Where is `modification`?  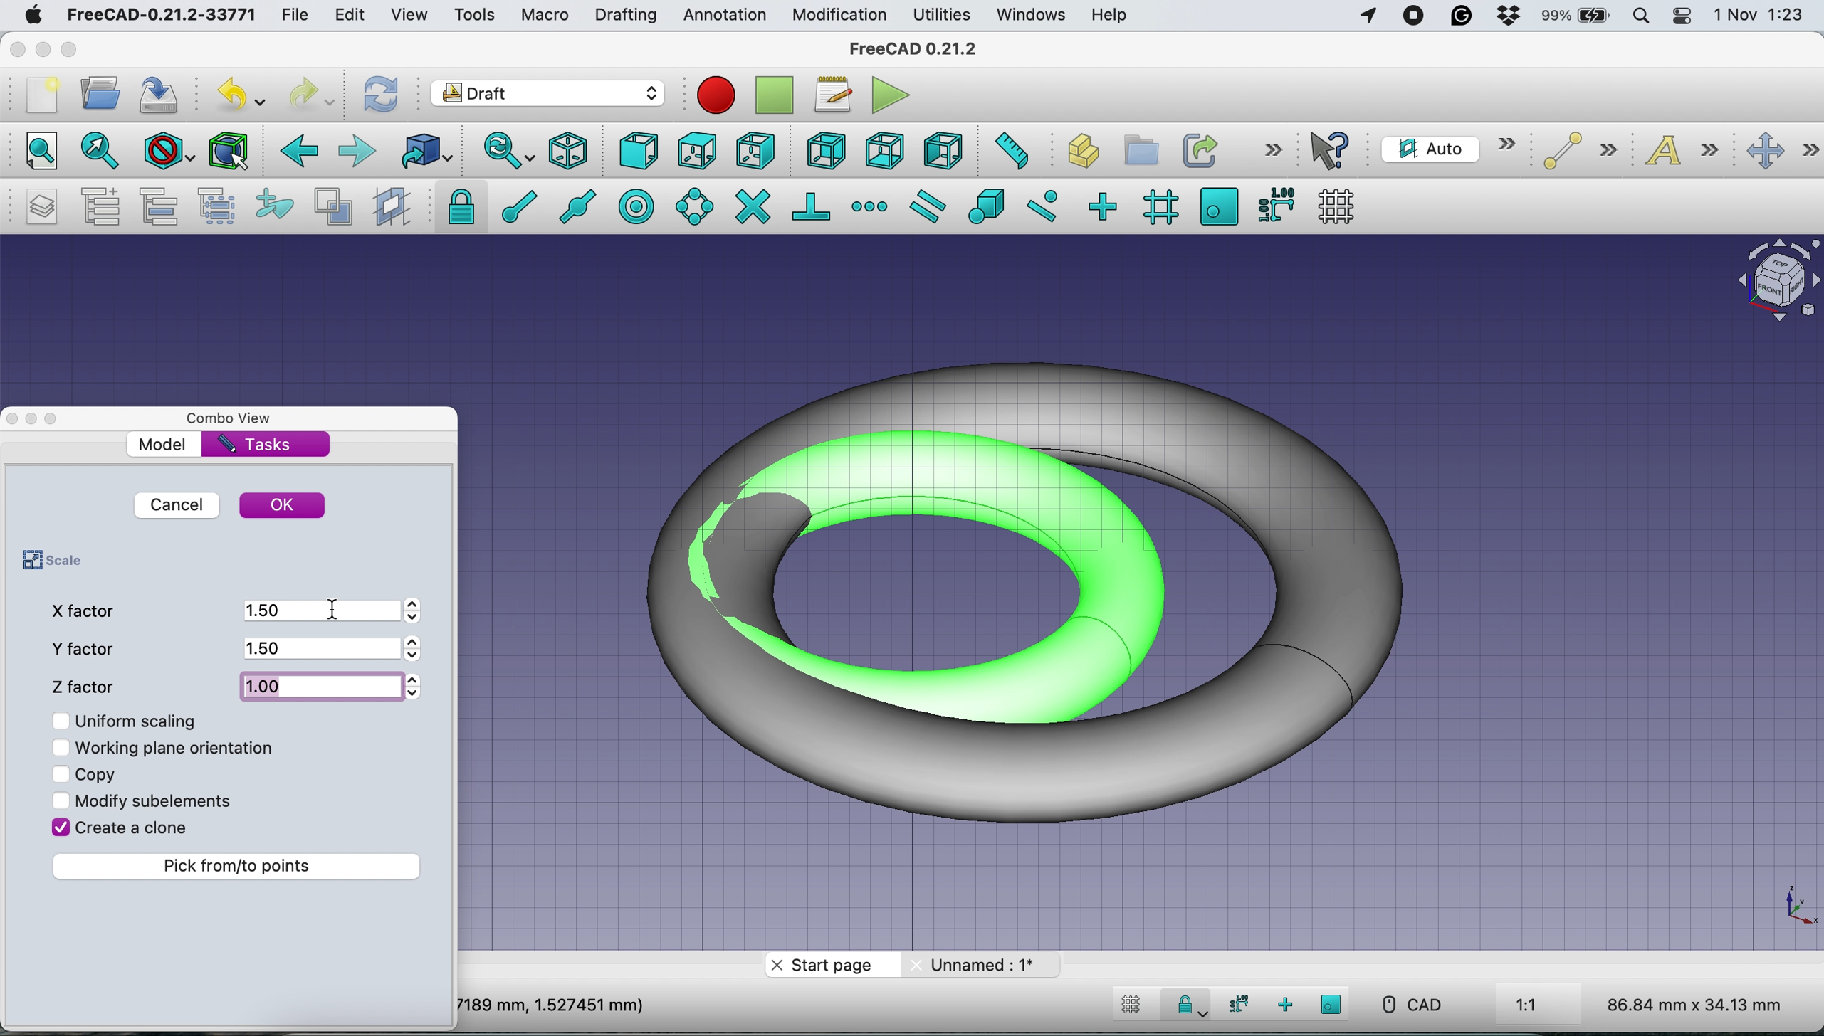
modification is located at coordinates (841, 16).